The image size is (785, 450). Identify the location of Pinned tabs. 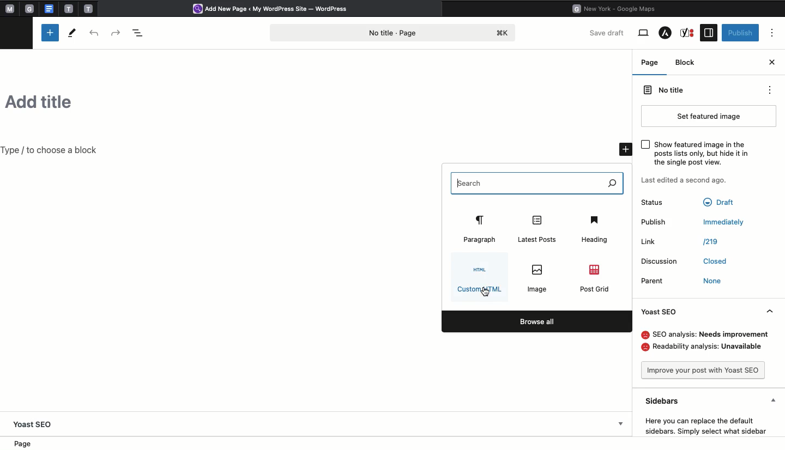
(8, 9).